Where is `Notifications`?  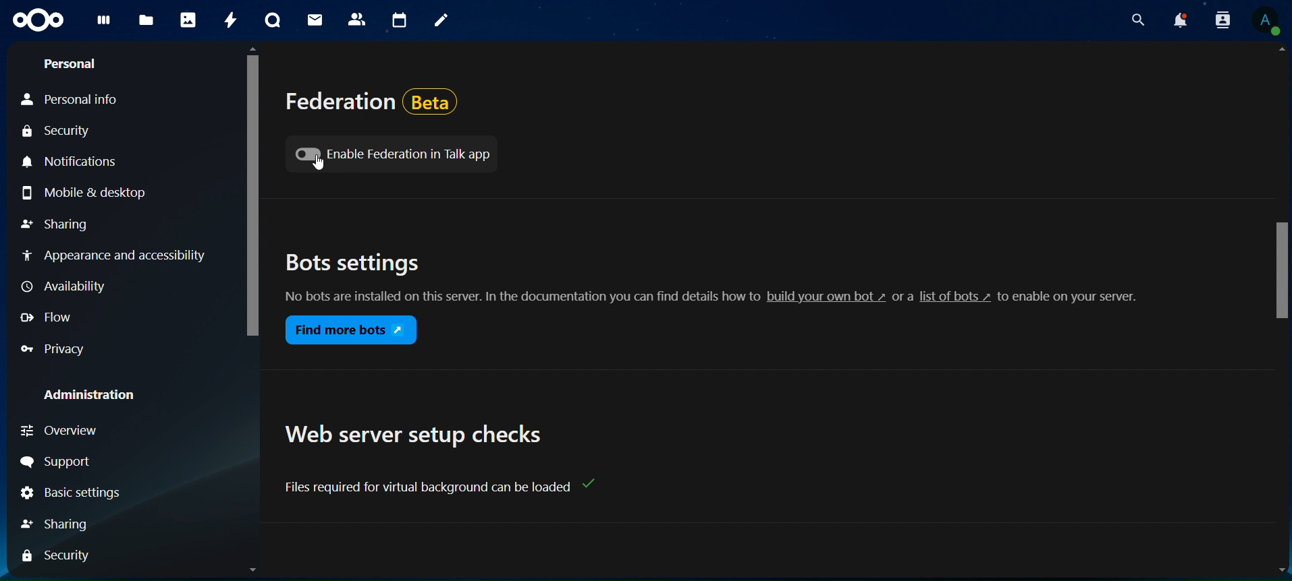
Notifications is located at coordinates (70, 162).